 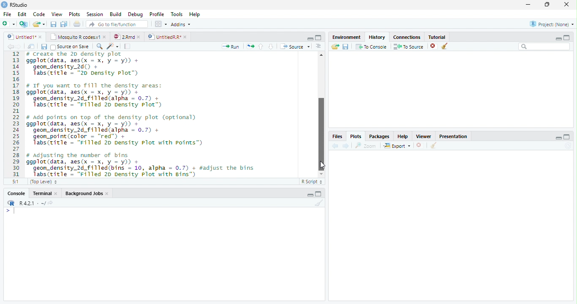 I want to click on print current file, so click(x=77, y=24).